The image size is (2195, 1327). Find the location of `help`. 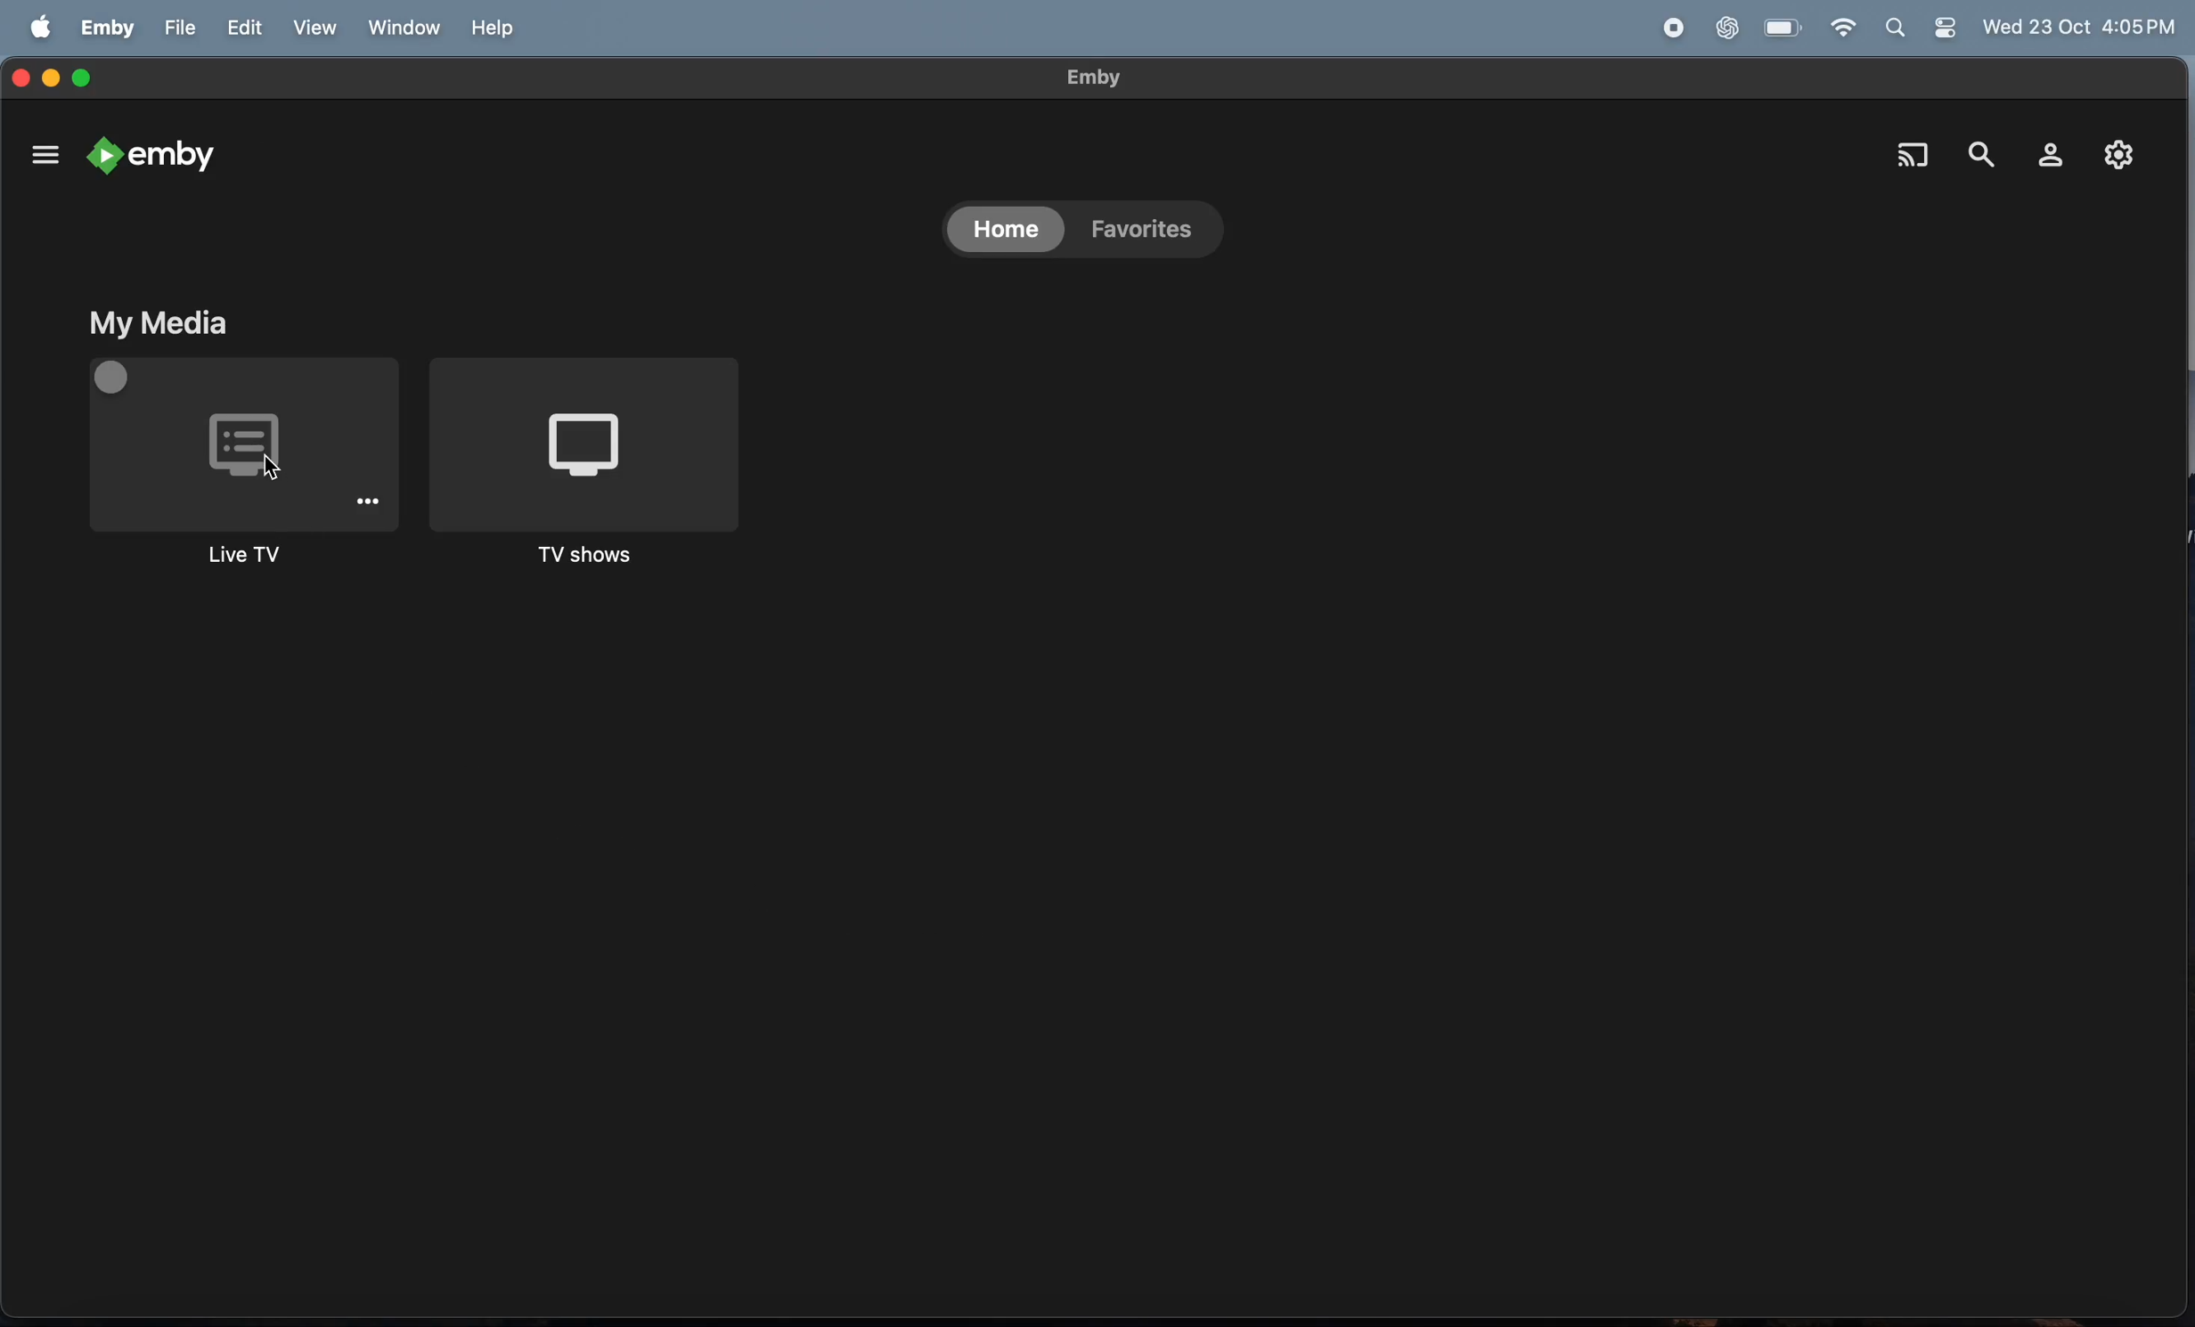

help is located at coordinates (490, 28).